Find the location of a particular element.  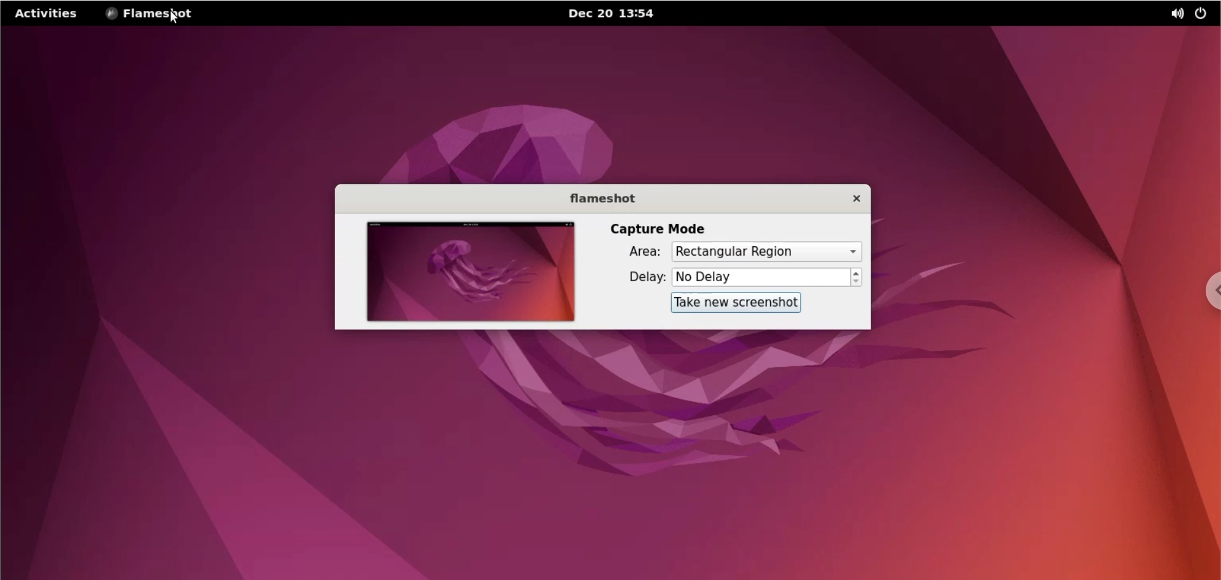

delay: is located at coordinates (640, 277).